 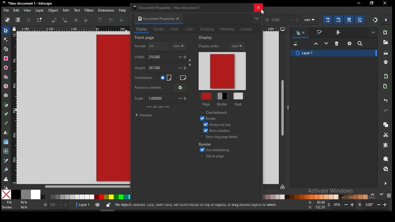 I want to click on select, so click(x=6, y=30).